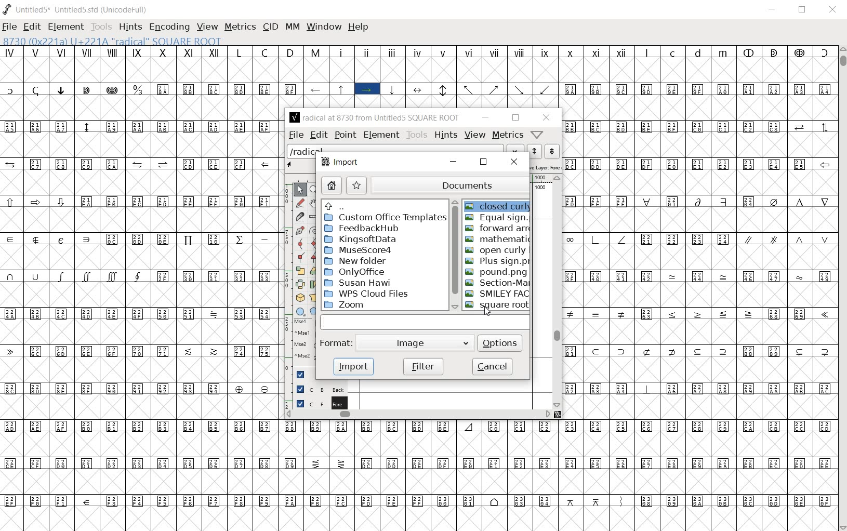  What do you see at coordinates (359, 28) in the screenshot?
I see `HELP` at bounding box center [359, 28].